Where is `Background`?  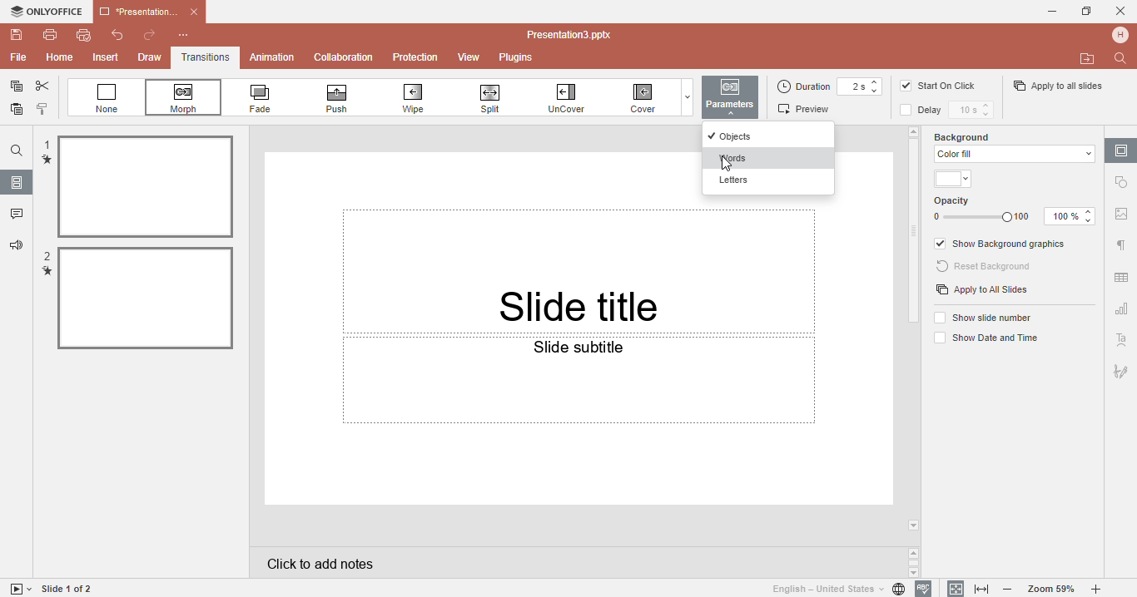 Background is located at coordinates (976, 136).